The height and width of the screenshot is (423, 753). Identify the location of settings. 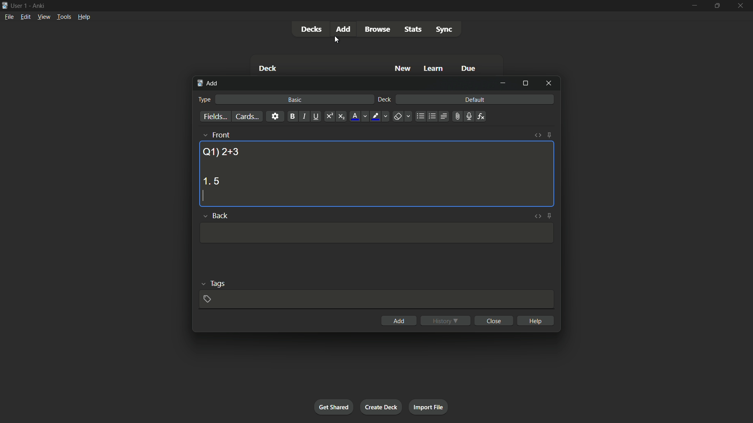
(275, 116).